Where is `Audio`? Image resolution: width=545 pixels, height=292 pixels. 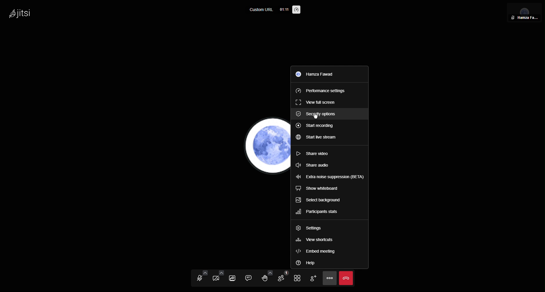 Audio is located at coordinates (199, 278).